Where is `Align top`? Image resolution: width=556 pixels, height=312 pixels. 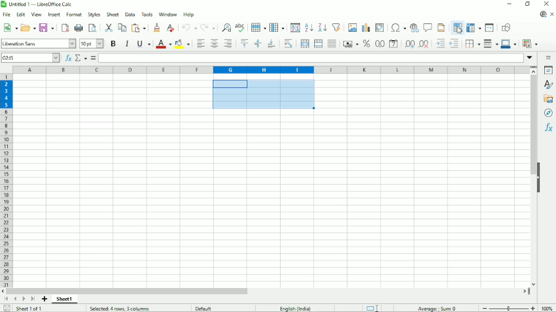 Align top is located at coordinates (244, 44).